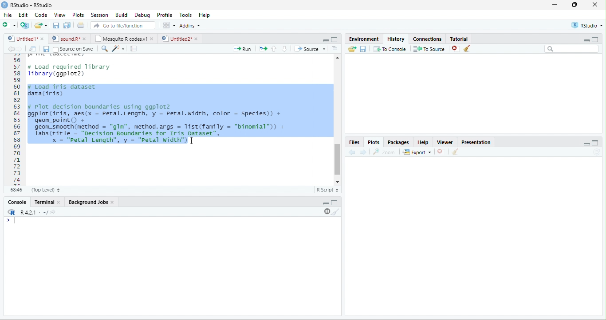 This screenshot has width=606, height=320. What do you see at coordinates (242, 49) in the screenshot?
I see `Run file` at bounding box center [242, 49].